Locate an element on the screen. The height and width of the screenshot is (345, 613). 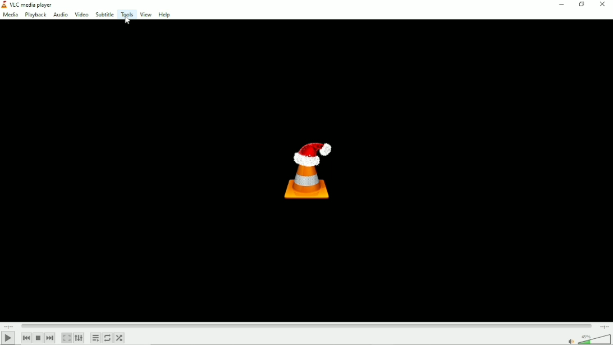
Elapsed time is located at coordinates (10, 325).